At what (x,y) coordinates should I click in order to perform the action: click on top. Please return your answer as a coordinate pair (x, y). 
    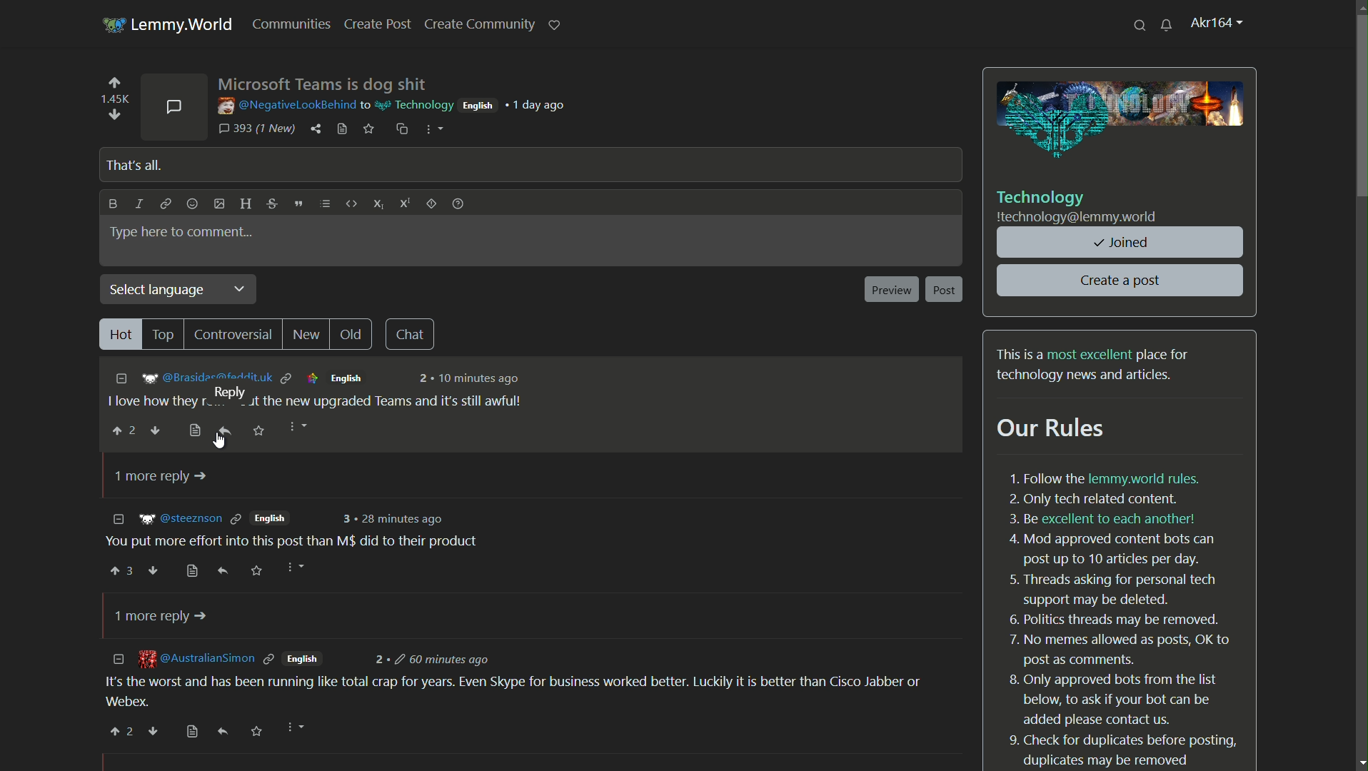
    Looking at the image, I should click on (166, 333).